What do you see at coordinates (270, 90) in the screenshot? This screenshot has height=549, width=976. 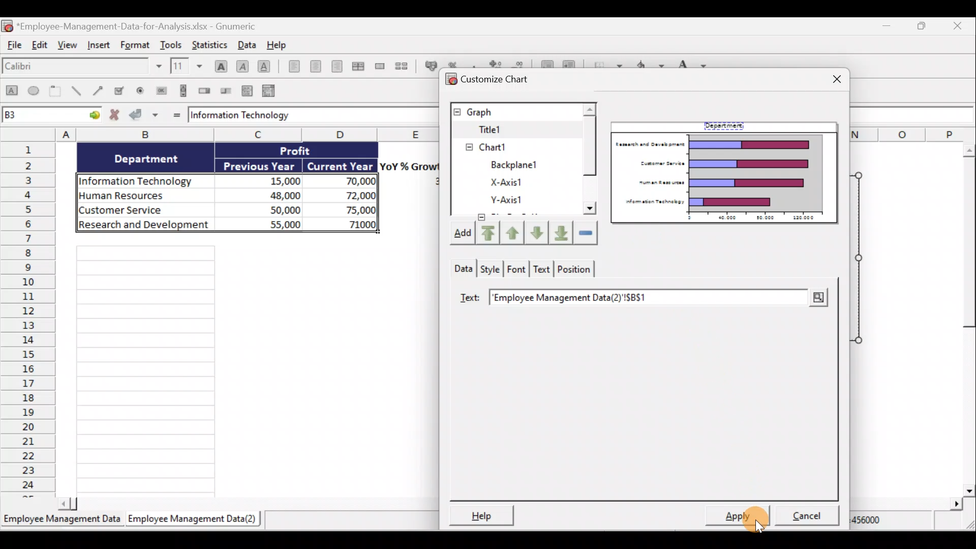 I see `Create a combo box` at bounding box center [270, 90].